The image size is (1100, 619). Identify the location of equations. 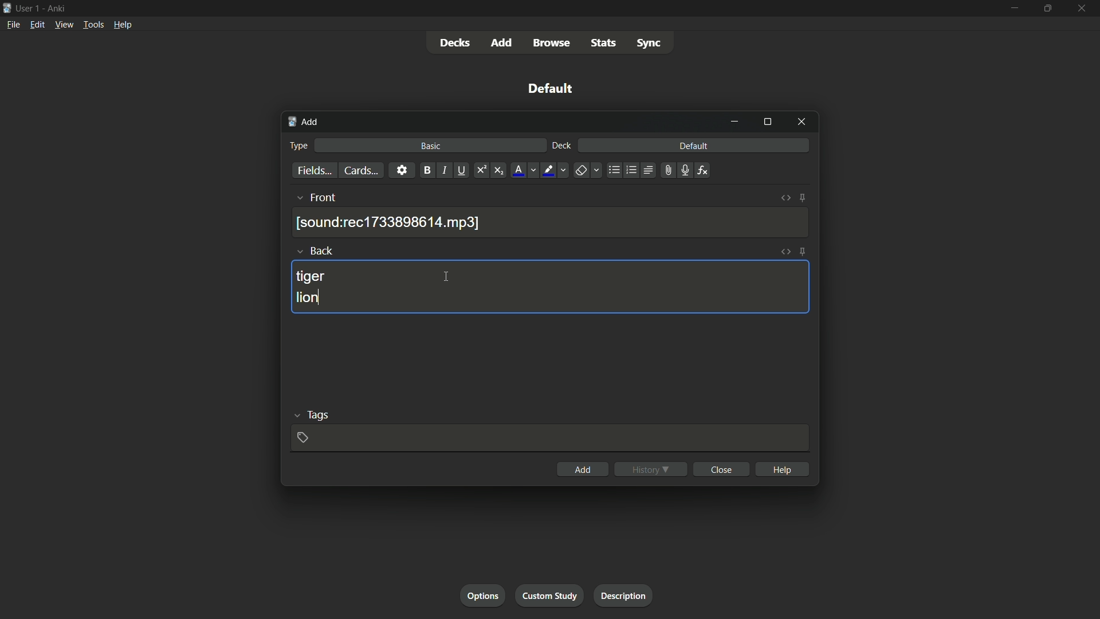
(702, 170).